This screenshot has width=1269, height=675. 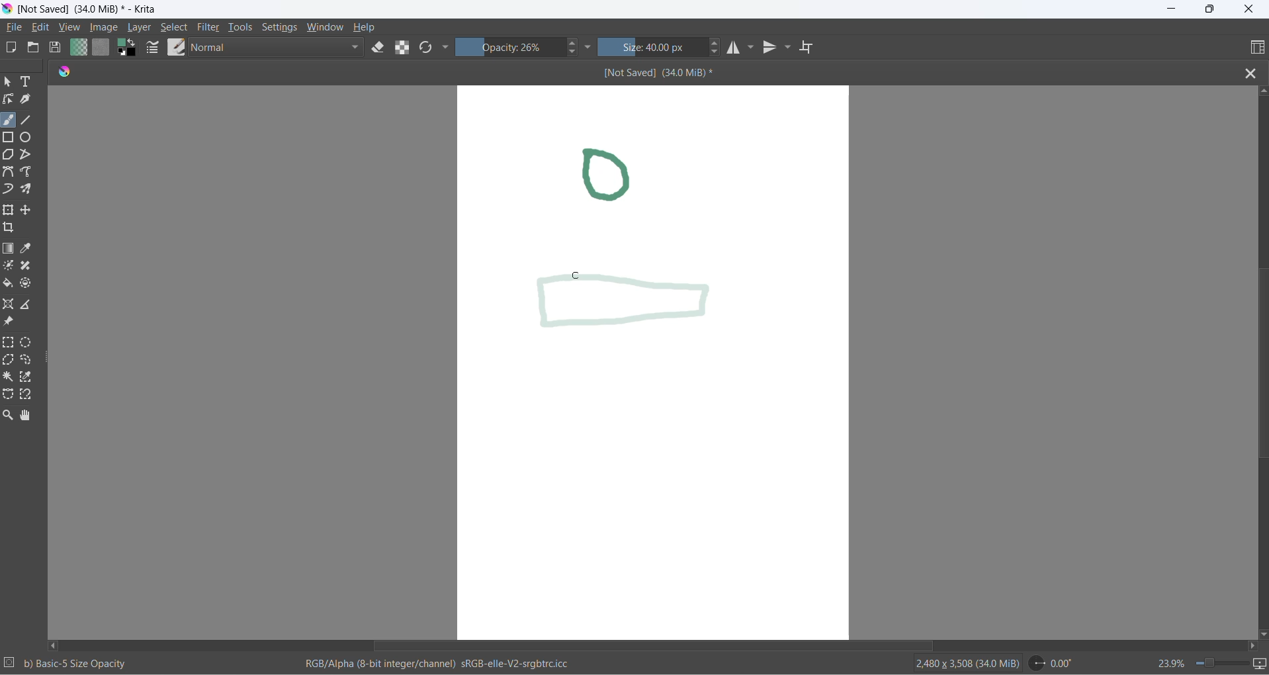 What do you see at coordinates (34, 120) in the screenshot?
I see `line tool` at bounding box center [34, 120].